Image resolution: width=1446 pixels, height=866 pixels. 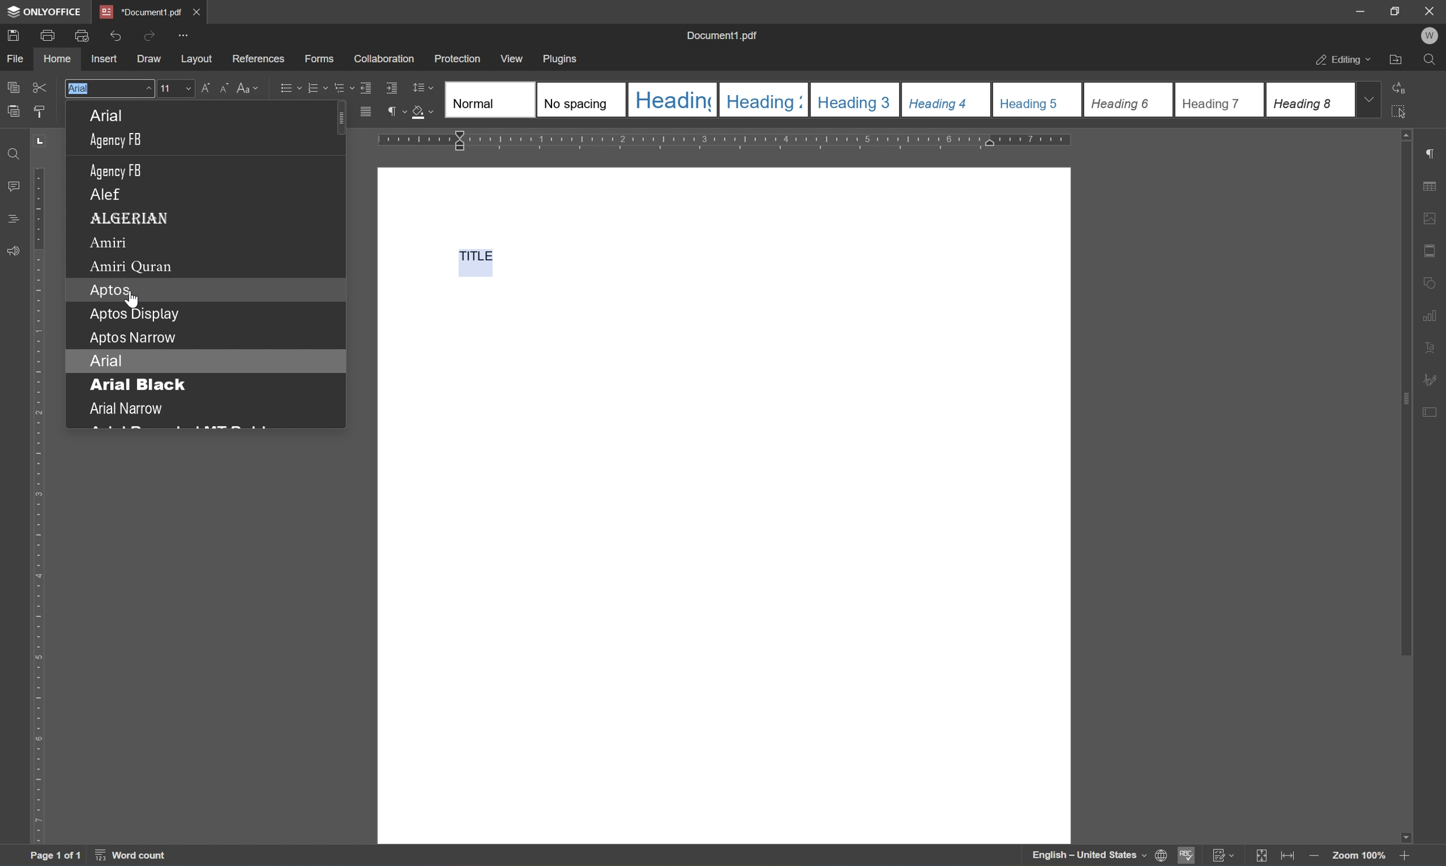 What do you see at coordinates (46, 12) in the screenshot?
I see `onlyoffice` at bounding box center [46, 12].